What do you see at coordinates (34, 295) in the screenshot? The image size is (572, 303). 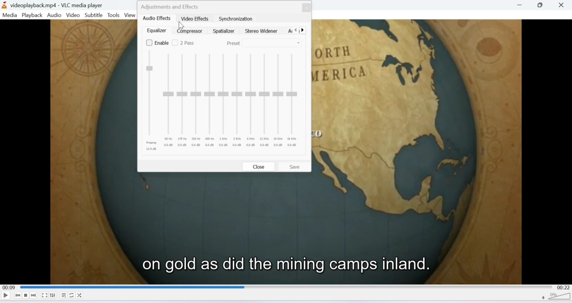 I see `Seek forward` at bounding box center [34, 295].